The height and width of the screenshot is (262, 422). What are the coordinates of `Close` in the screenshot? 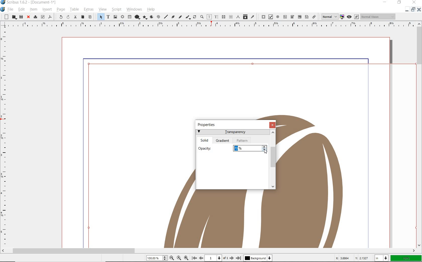 It's located at (419, 9).